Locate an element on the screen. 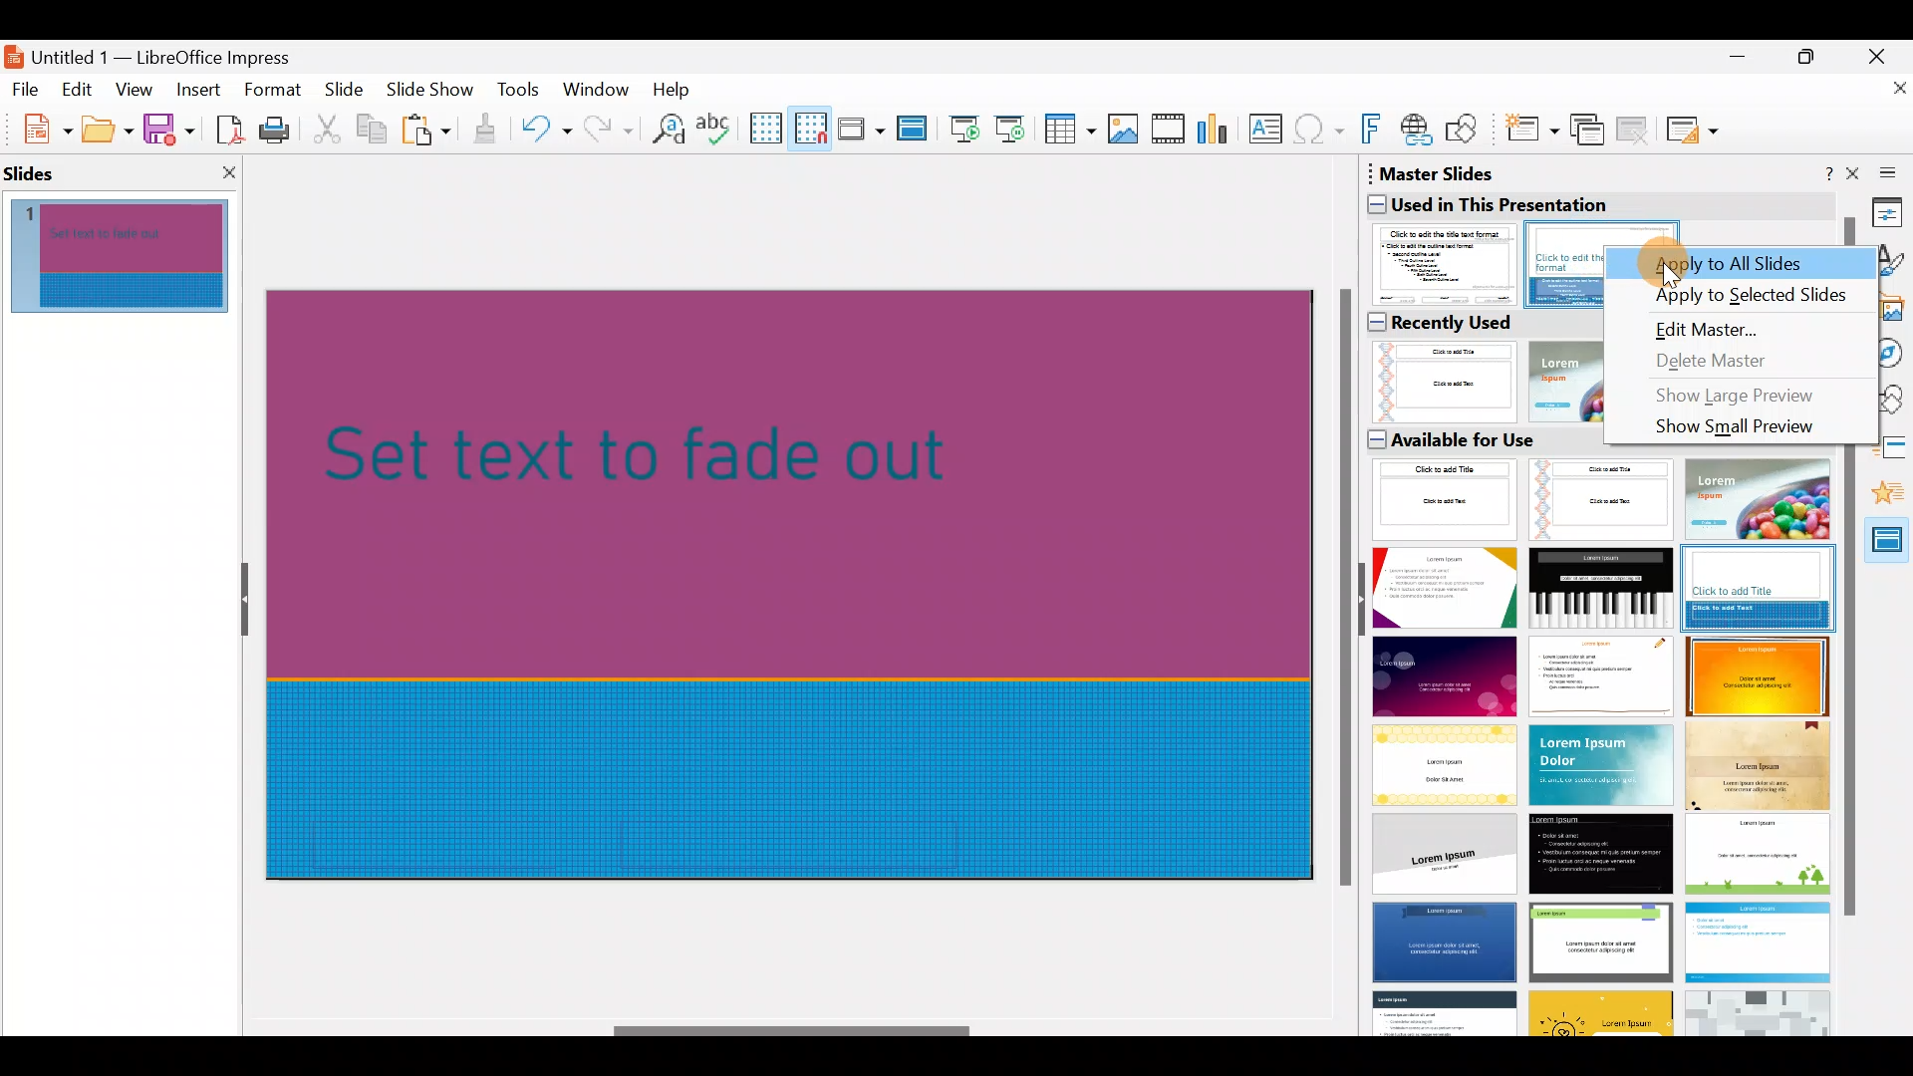 This screenshot has height=1076, width=1913. Shapes is located at coordinates (1882, 402).